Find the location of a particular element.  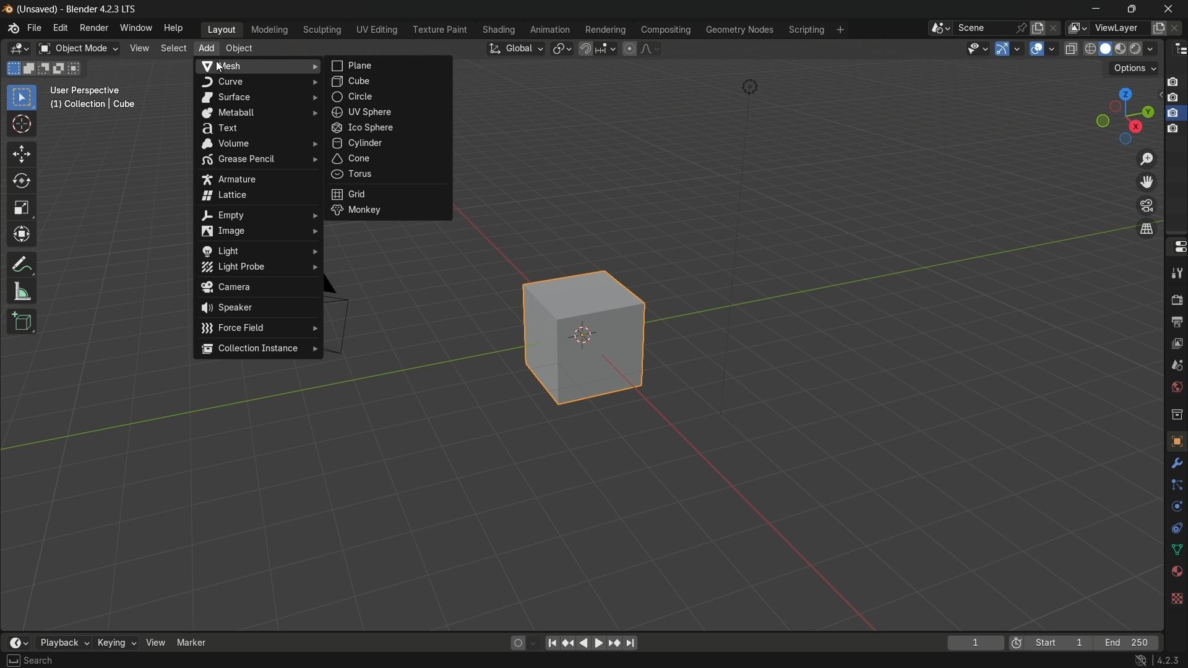

select is located at coordinates (21, 98).